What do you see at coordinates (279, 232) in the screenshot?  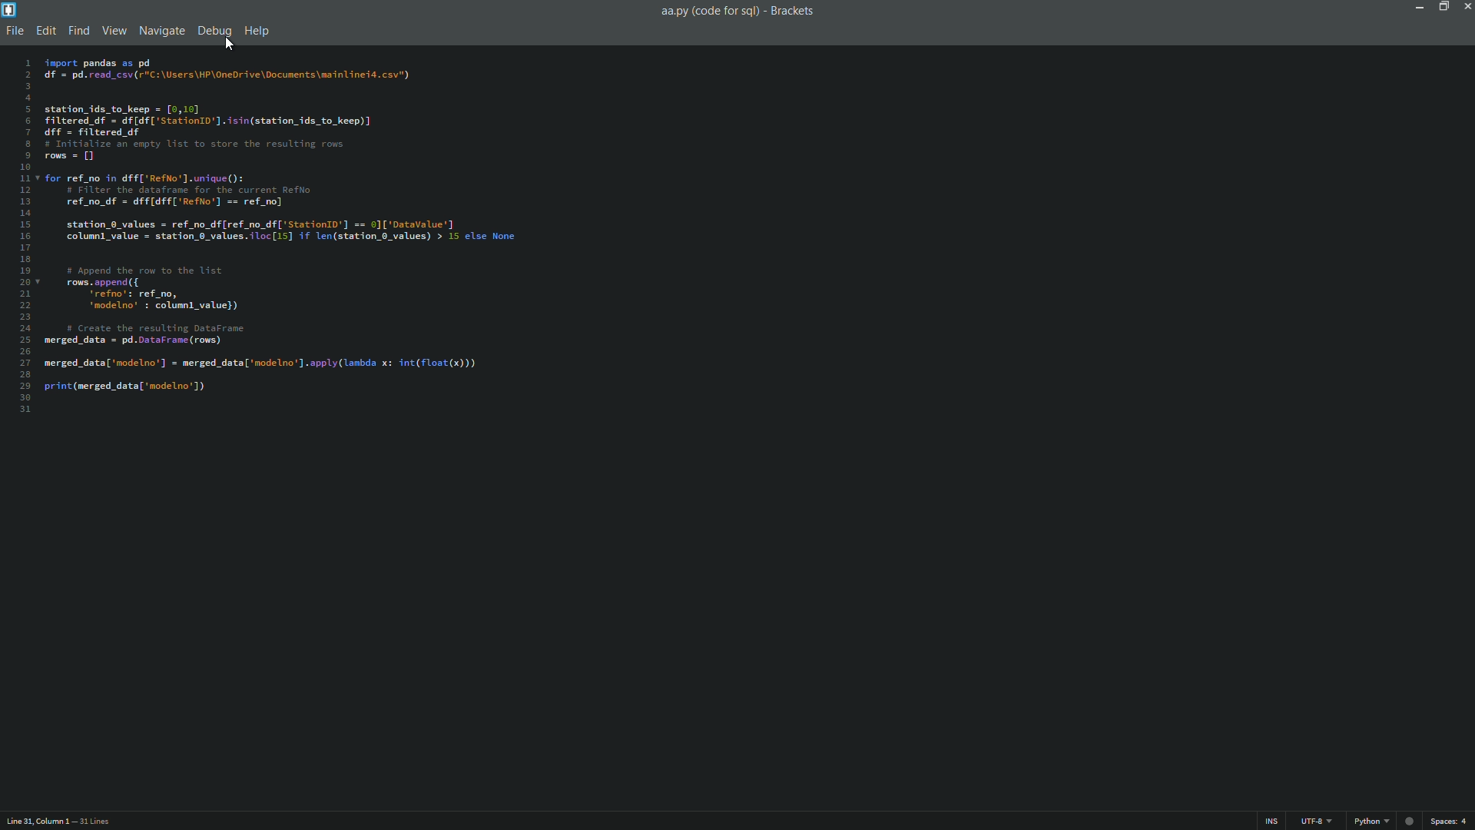 I see `code` at bounding box center [279, 232].